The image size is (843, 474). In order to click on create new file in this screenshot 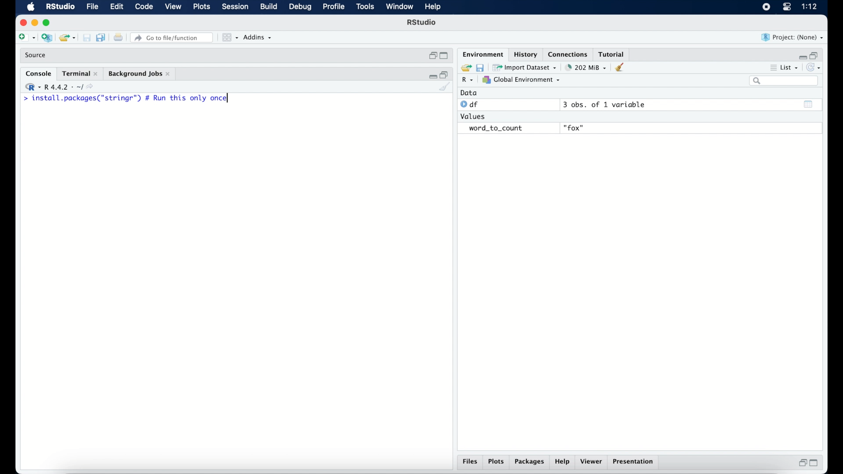, I will do `click(26, 38)`.